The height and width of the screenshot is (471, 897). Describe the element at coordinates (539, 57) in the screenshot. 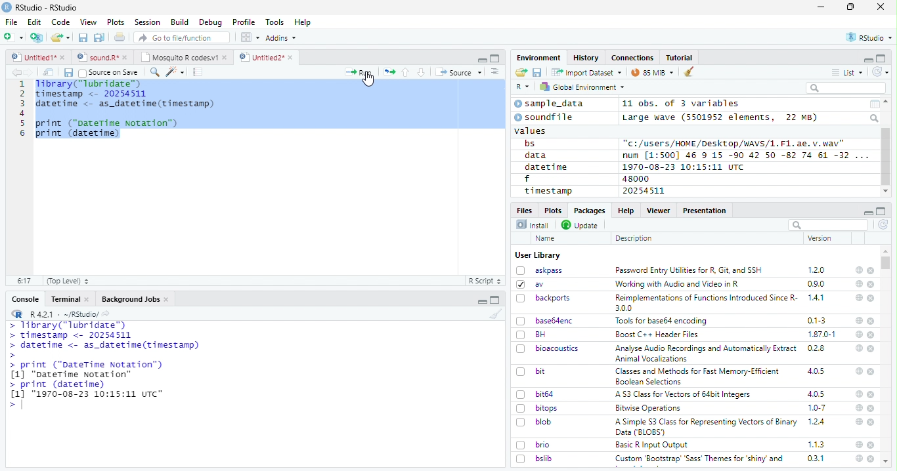

I see `Environment` at that location.